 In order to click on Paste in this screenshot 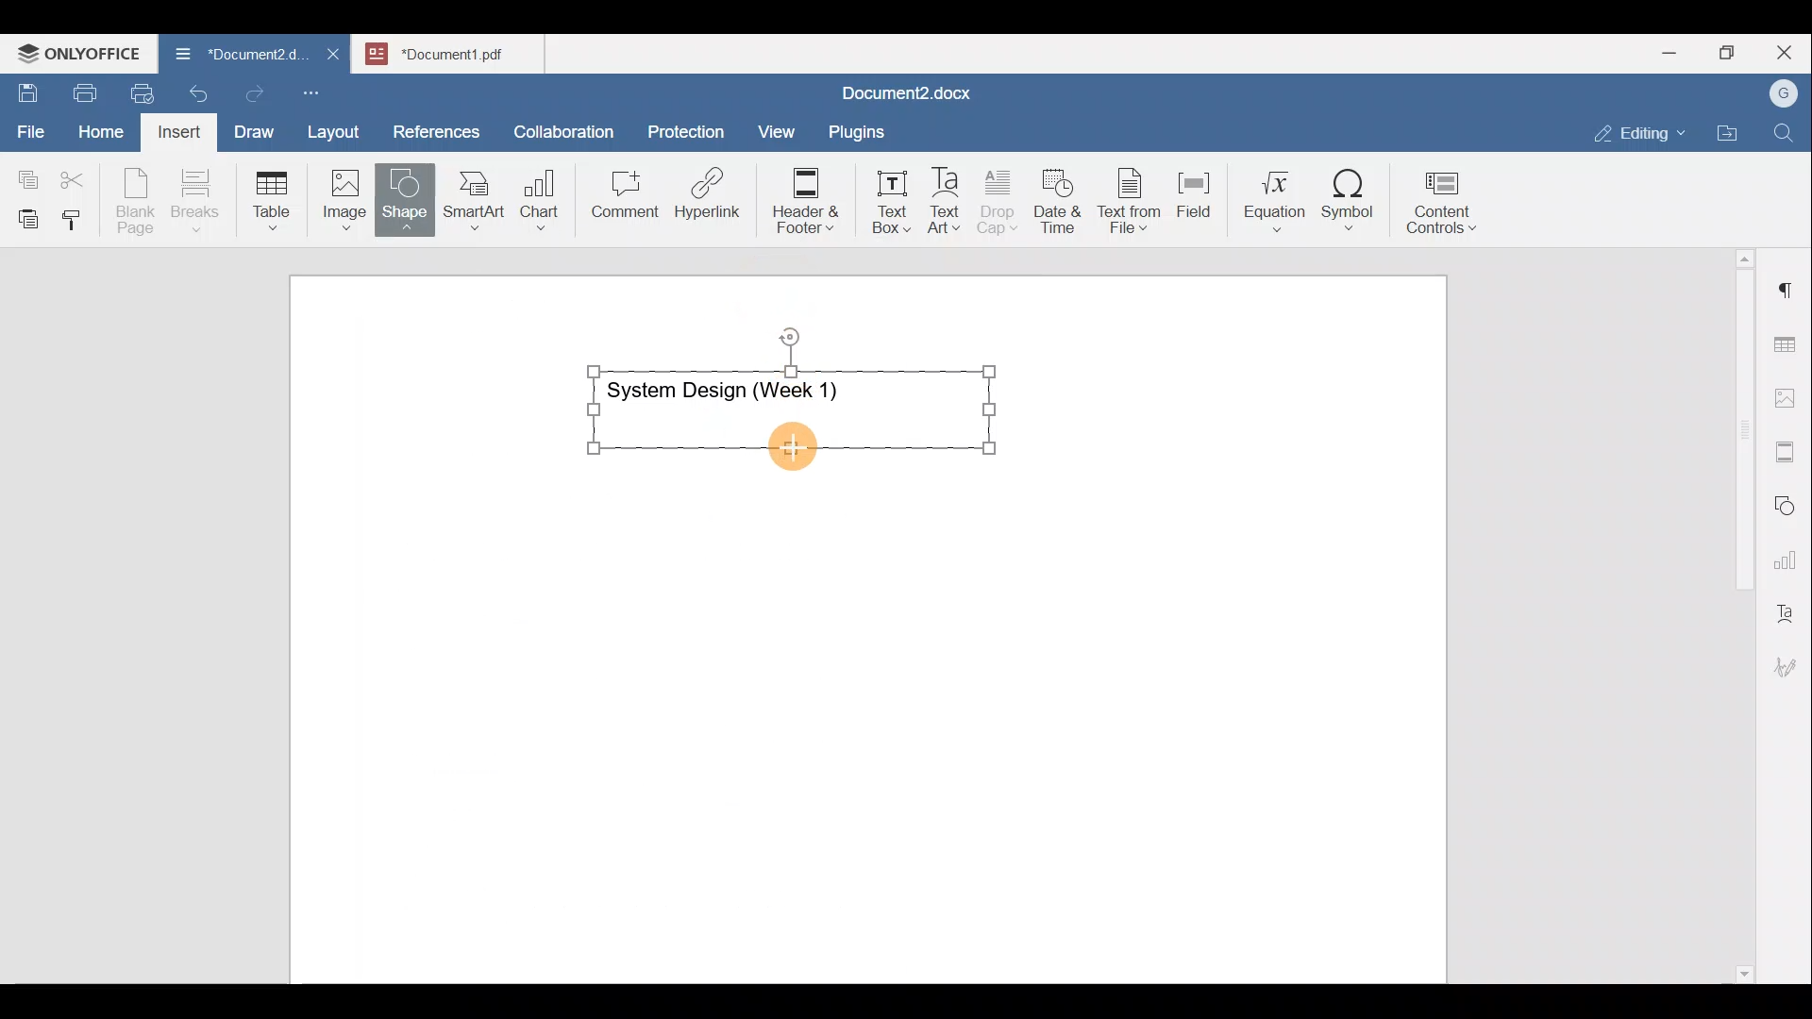, I will do `click(24, 214)`.